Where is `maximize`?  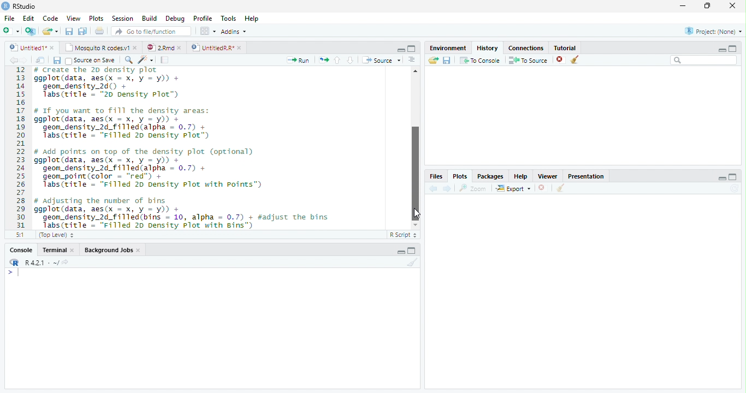 maximize is located at coordinates (708, 5).